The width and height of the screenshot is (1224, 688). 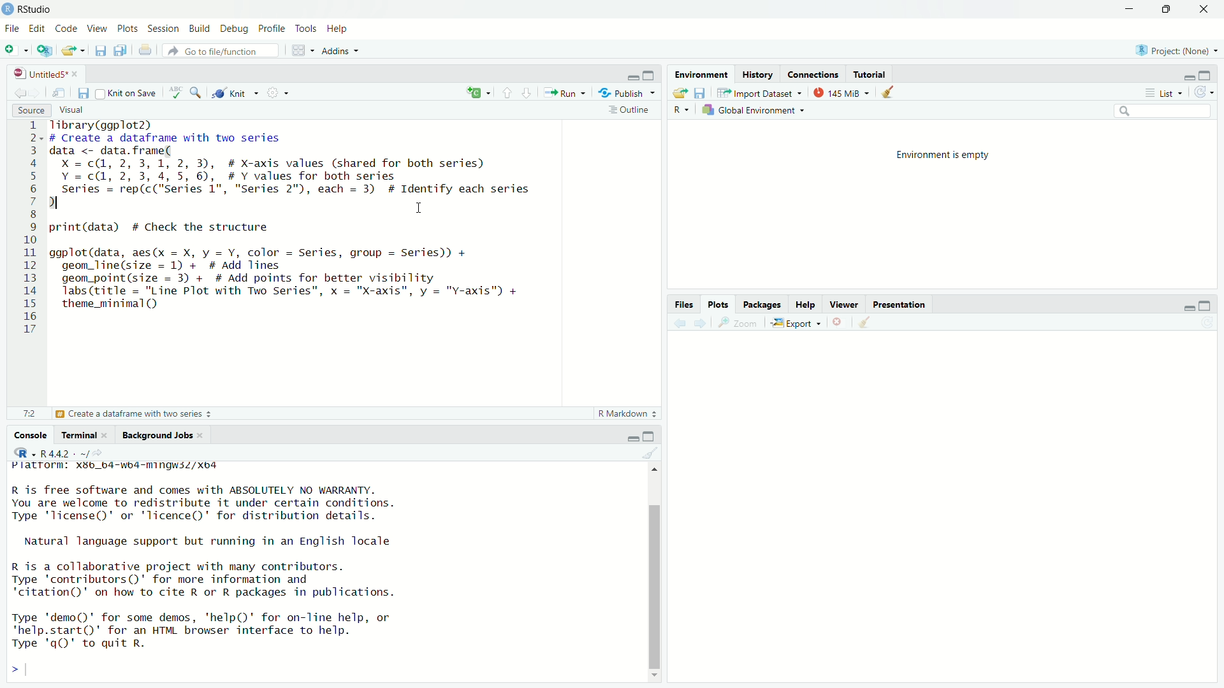 I want to click on Code, so click(x=65, y=30).